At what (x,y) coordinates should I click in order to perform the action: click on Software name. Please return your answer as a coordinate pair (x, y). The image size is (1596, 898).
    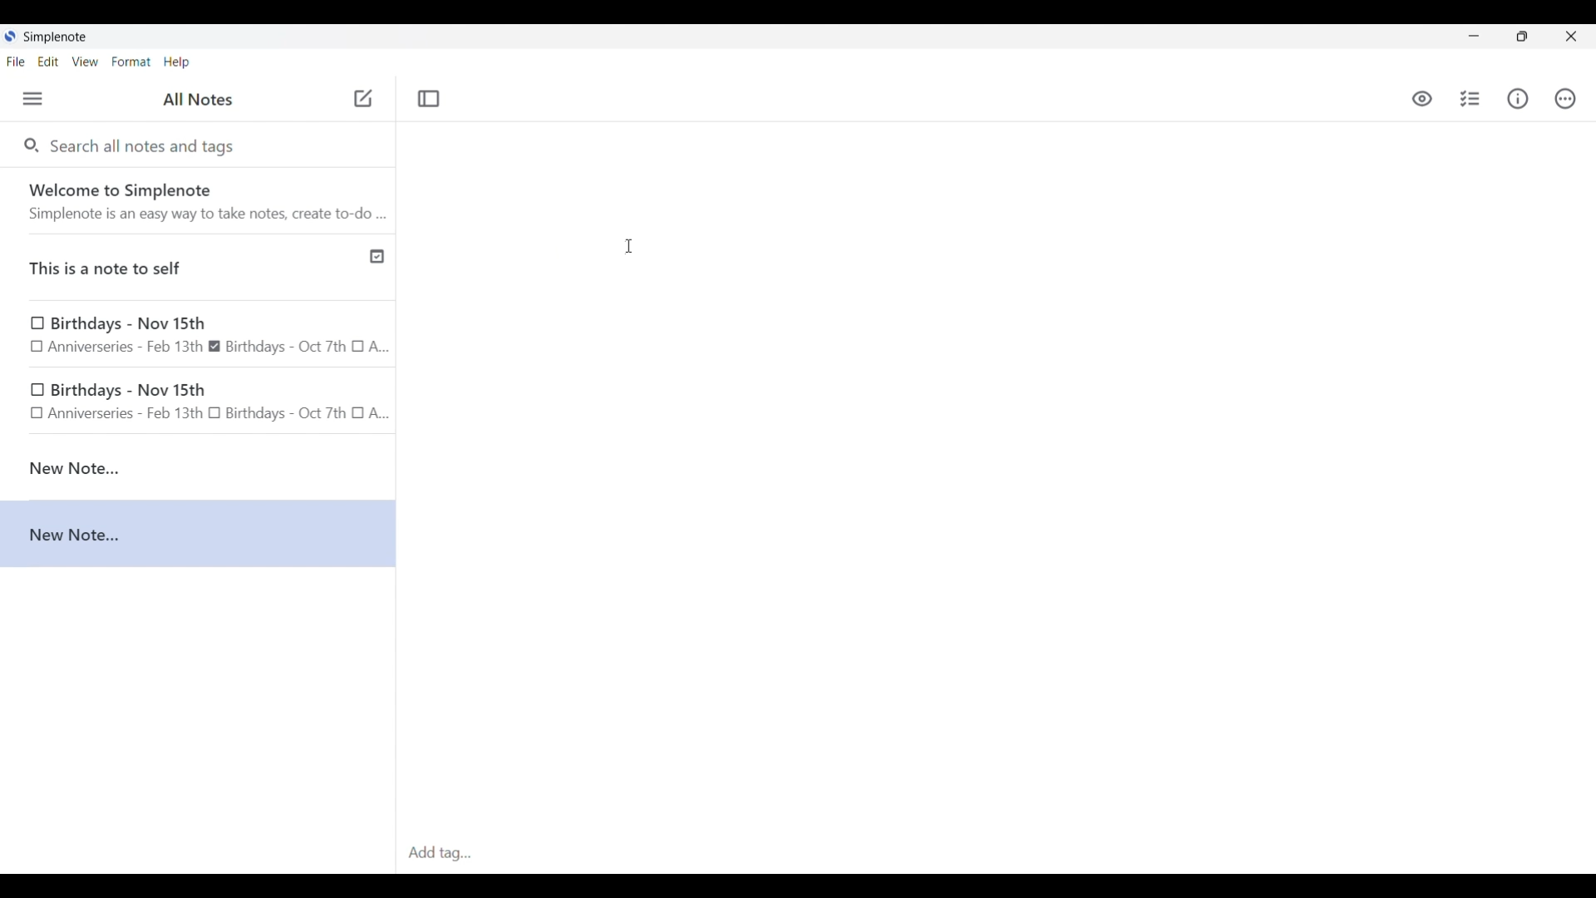
    Looking at the image, I should click on (57, 37).